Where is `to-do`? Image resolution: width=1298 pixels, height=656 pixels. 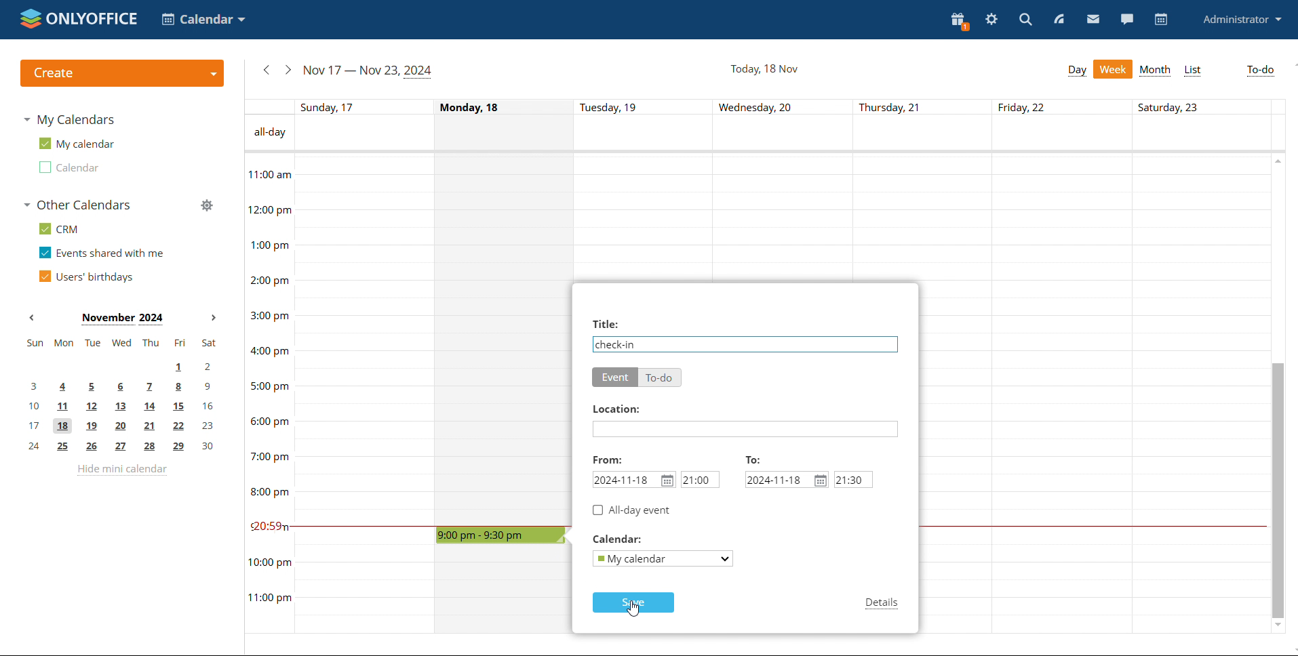
to-do is located at coordinates (661, 377).